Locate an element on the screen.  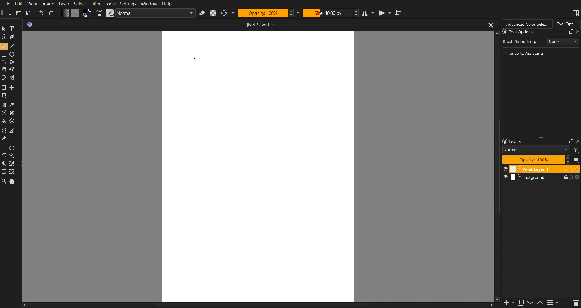
Delete is located at coordinates (574, 303).